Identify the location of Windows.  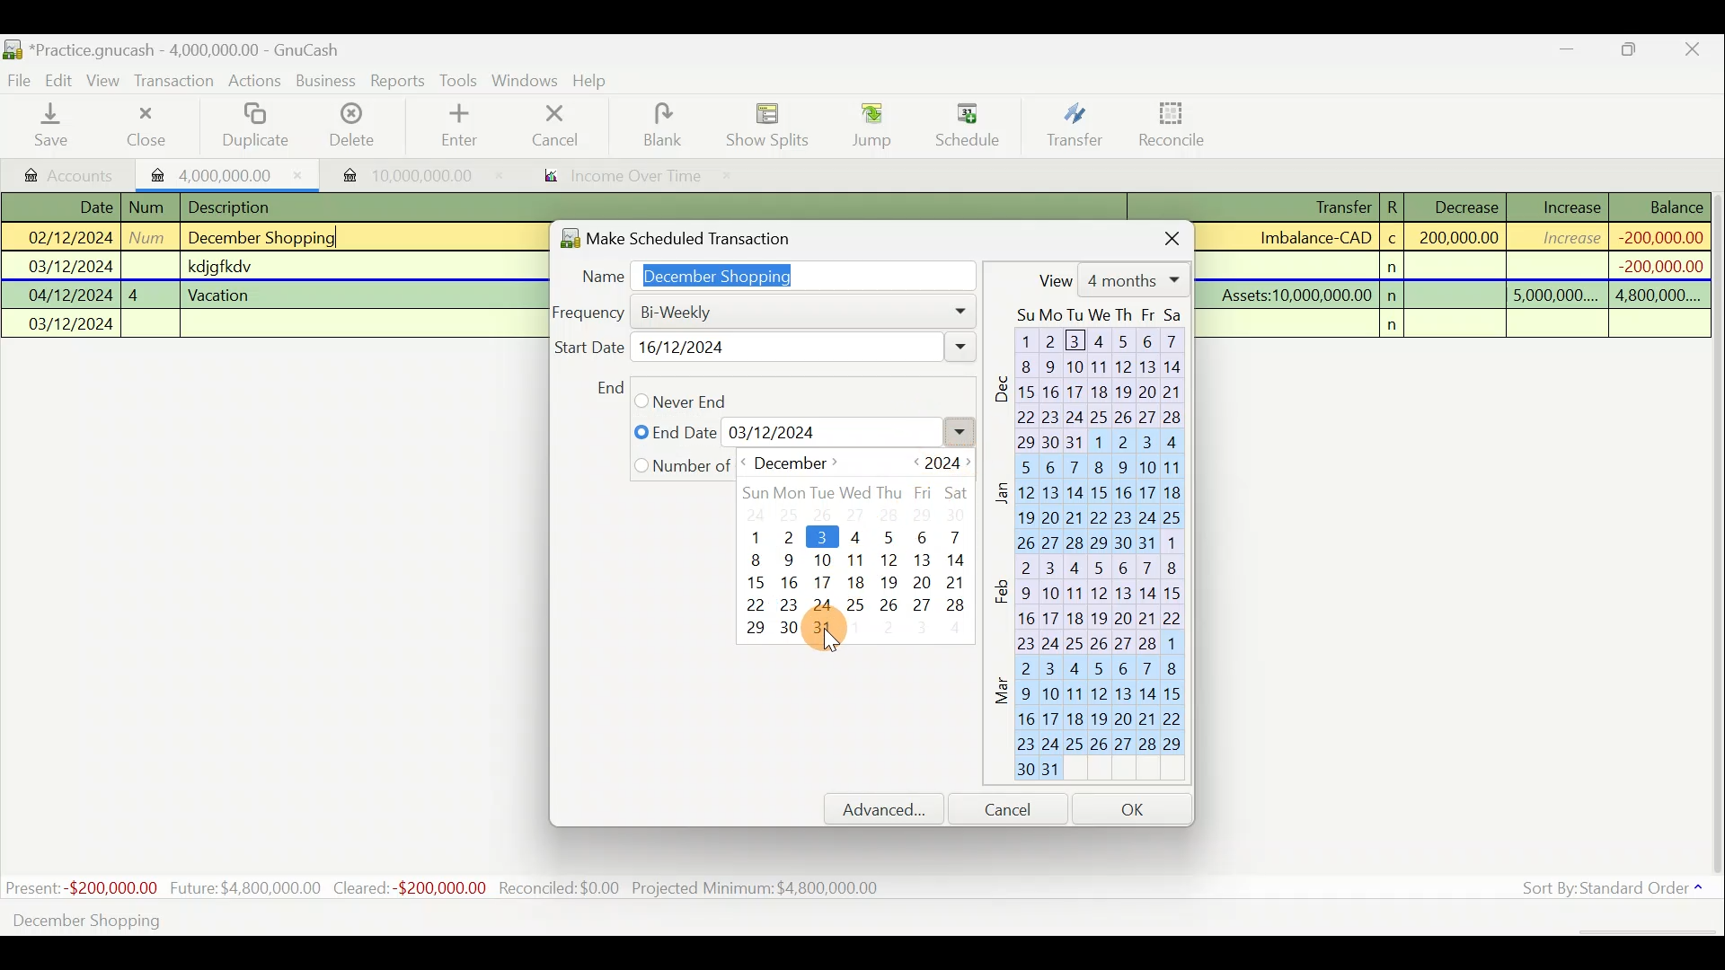
(527, 82).